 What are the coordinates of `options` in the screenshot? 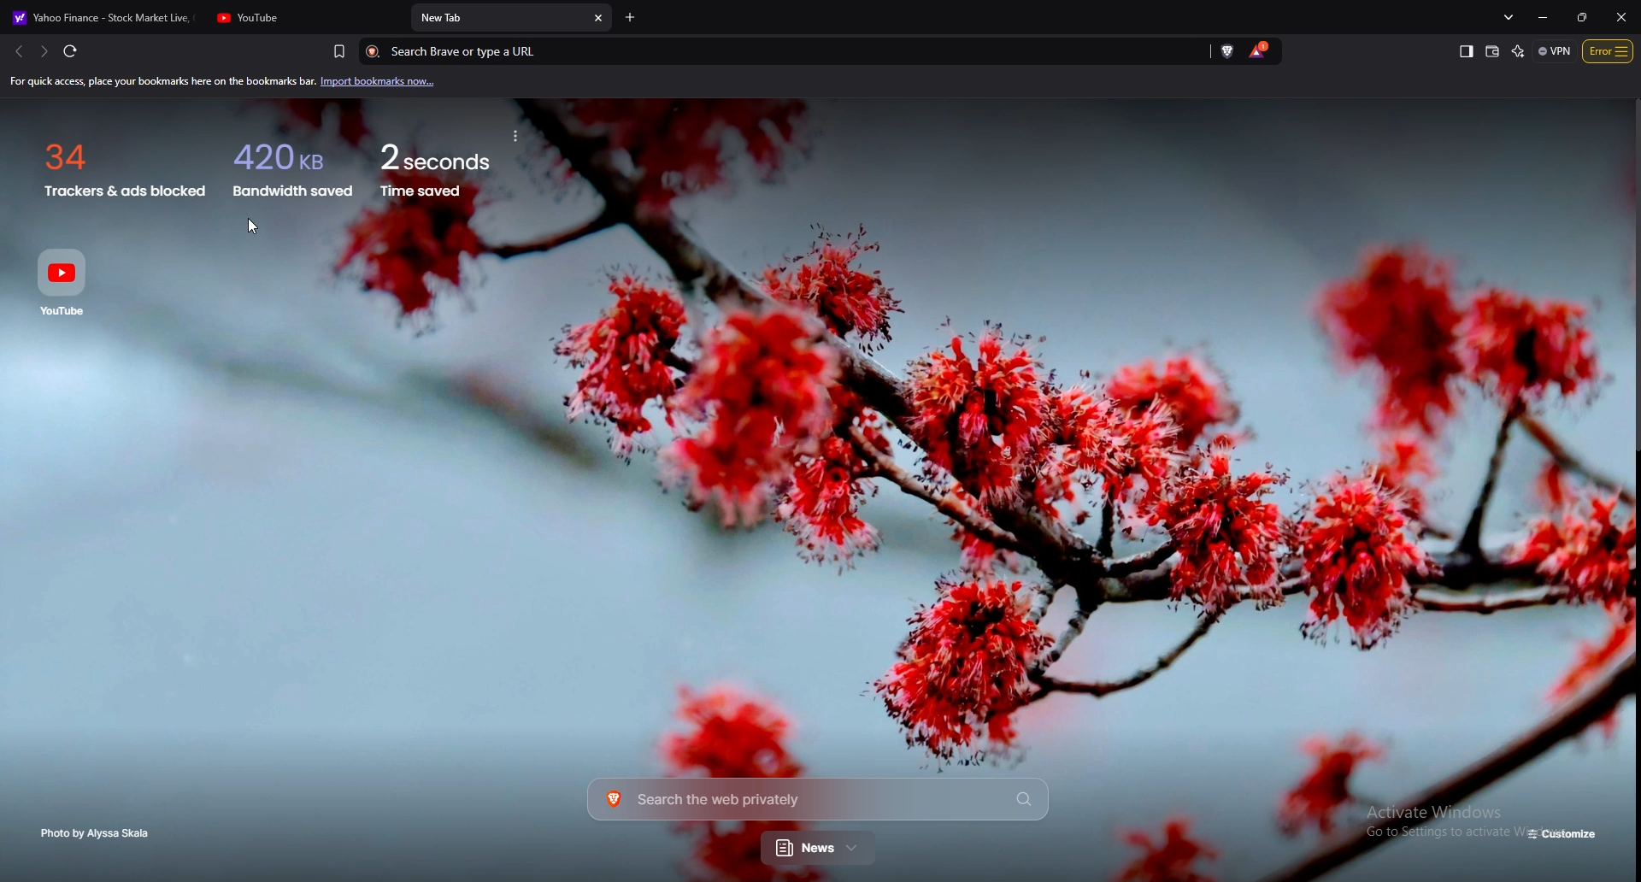 It's located at (1609, 50).